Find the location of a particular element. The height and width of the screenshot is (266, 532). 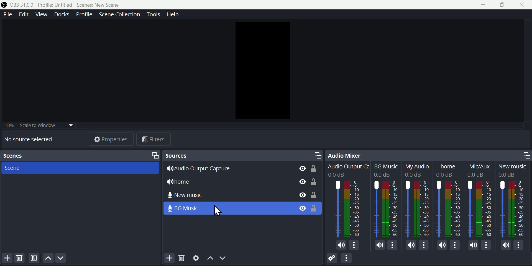

Mute/Unmutre is located at coordinates (379, 244).